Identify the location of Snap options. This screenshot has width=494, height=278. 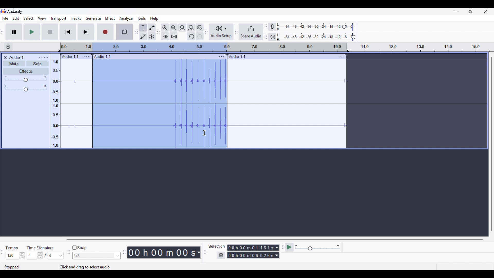
(118, 256).